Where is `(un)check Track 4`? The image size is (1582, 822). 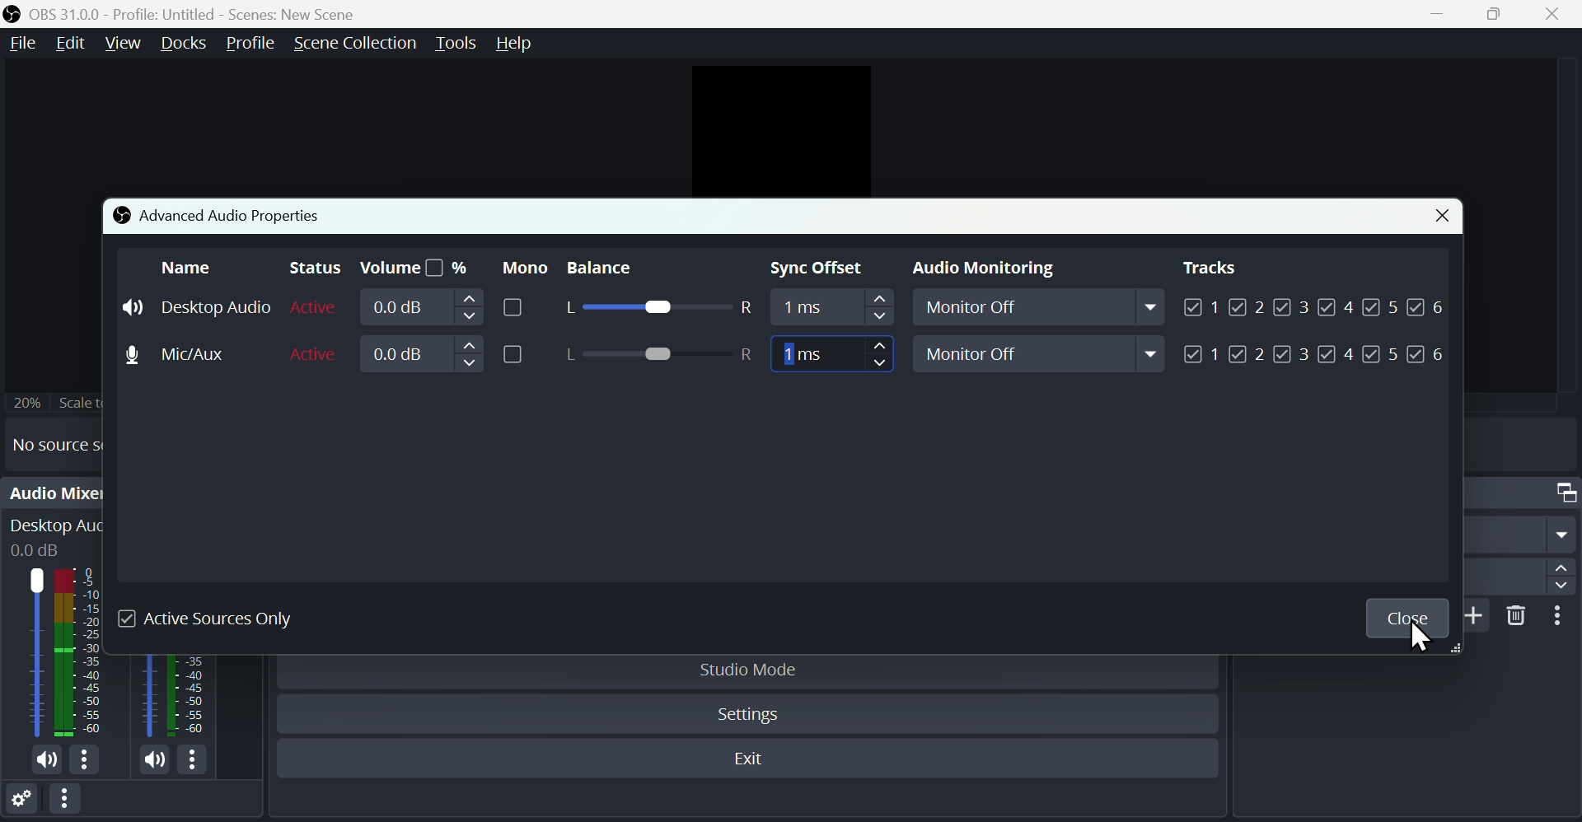 (un)check Track 4 is located at coordinates (1336, 306).